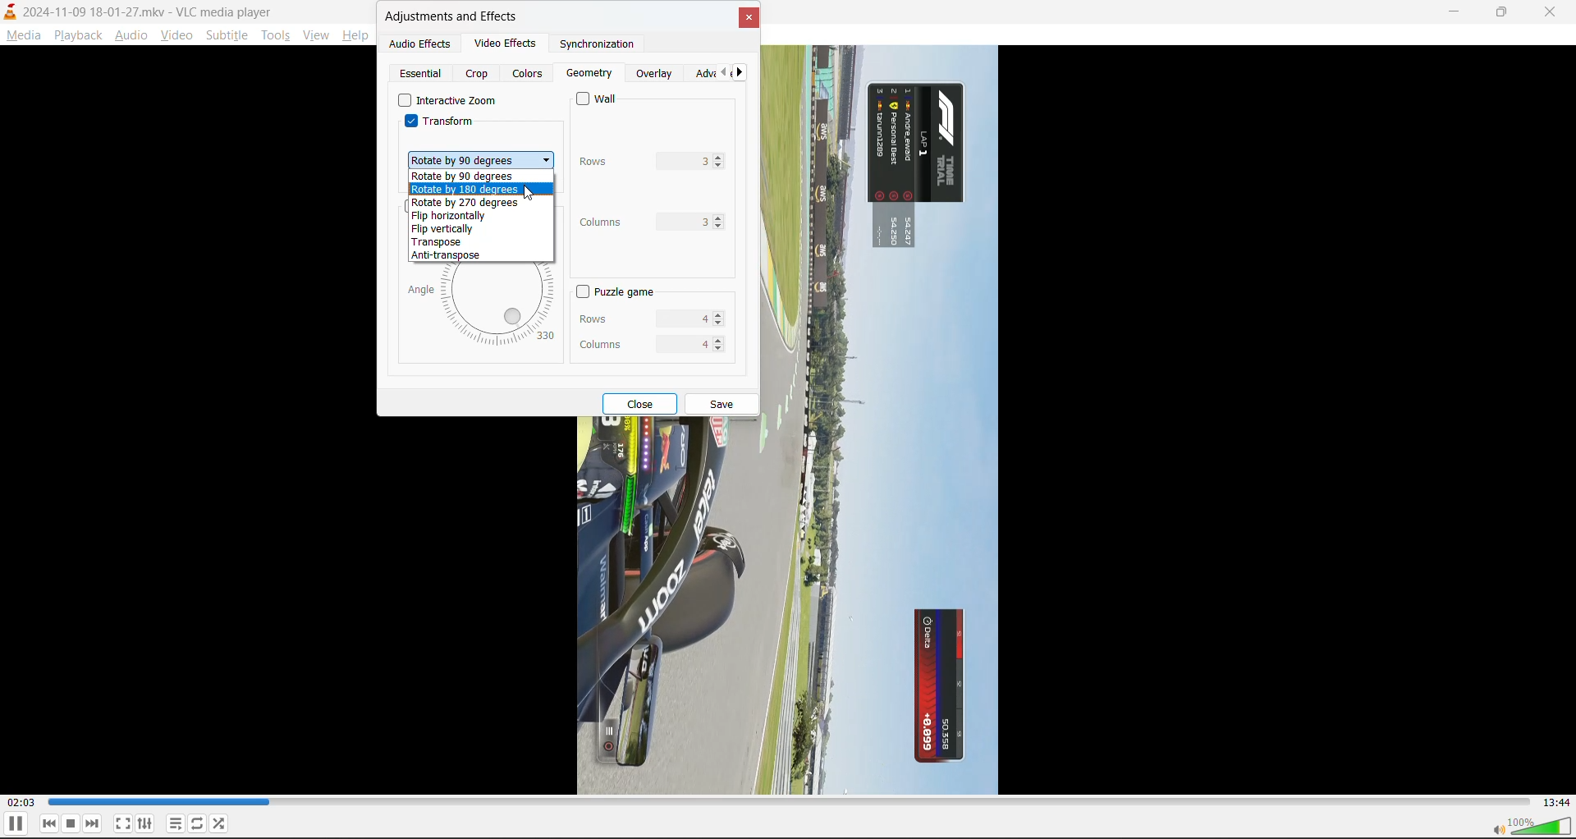  Describe the element at coordinates (15, 825) in the screenshot. I see `pause` at that location.